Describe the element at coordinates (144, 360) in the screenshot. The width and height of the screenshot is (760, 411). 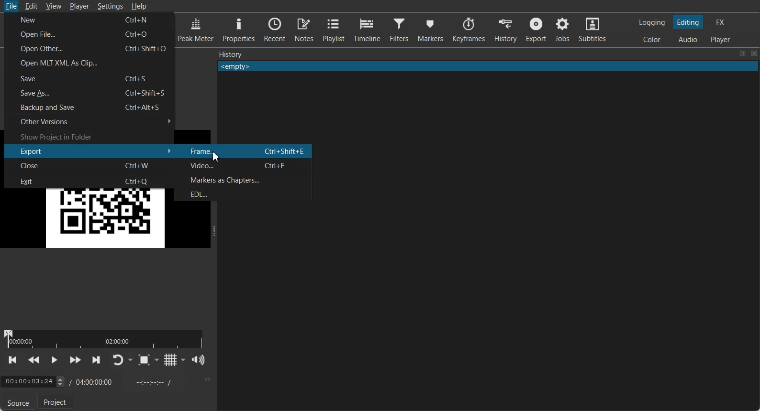
I see `Toggle Zoom` at that location.